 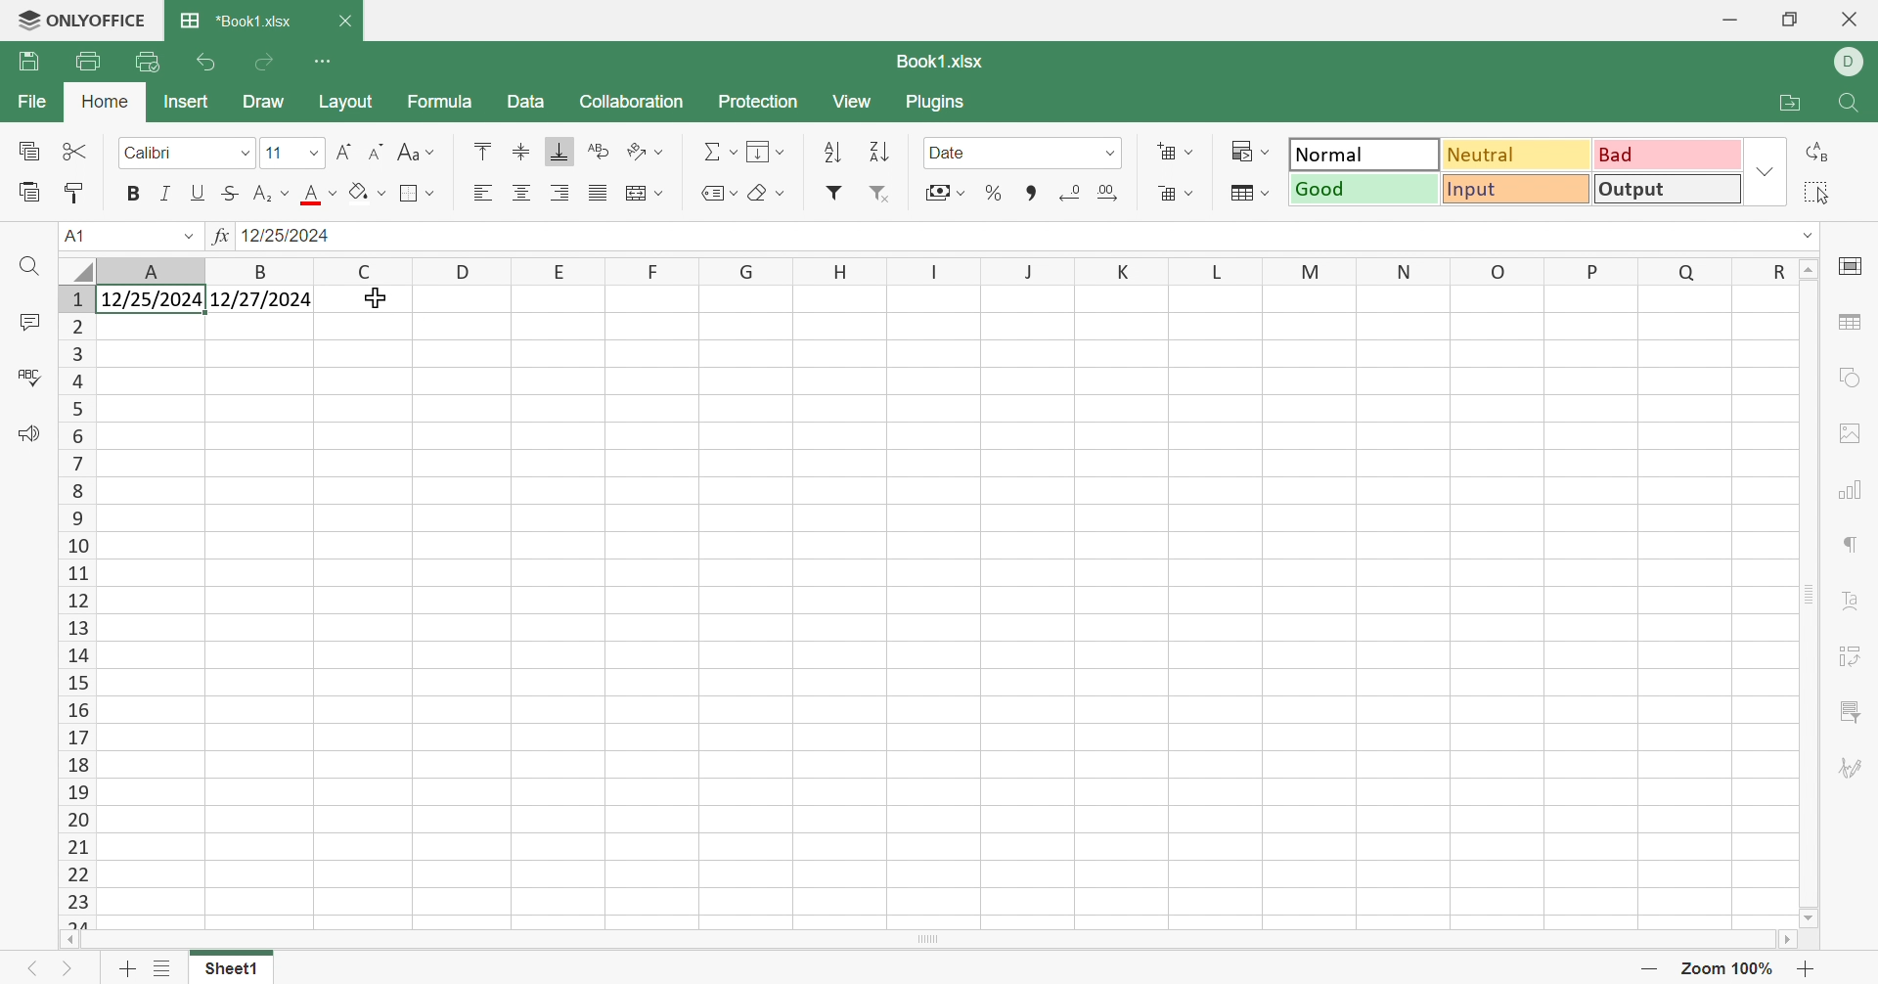 What do you see at coordinates (765, 151) in the screenshot?
I see `Fill` at bounding box center [765, 151].